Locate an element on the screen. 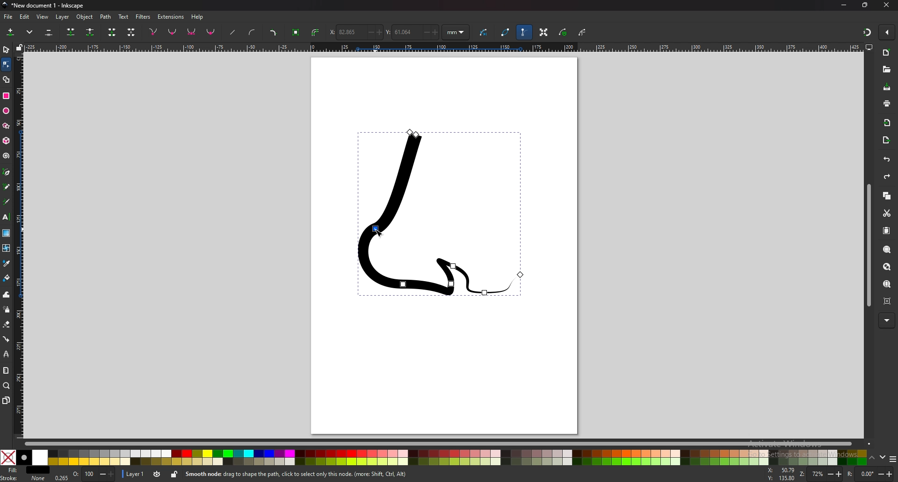 Image resolution: width=898 pixels, height=482 pixels. stroke is located at coordinates (23, 478).